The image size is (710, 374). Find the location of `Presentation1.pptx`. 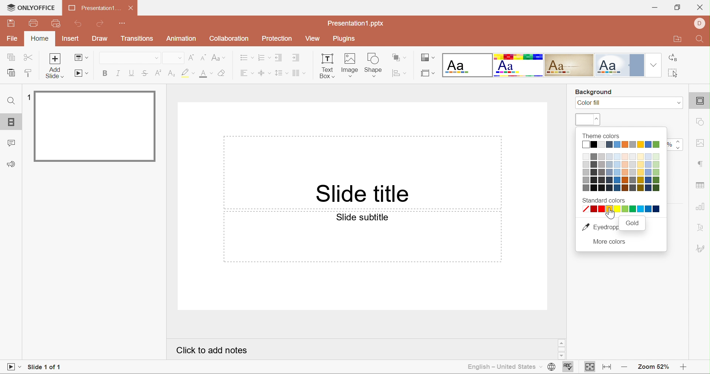

Presentation1.pptx is located at coordinates (356, 23).